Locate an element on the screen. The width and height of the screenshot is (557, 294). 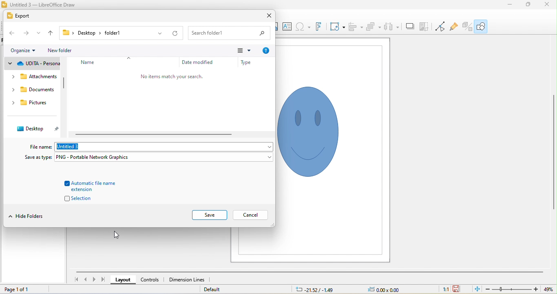
show gluepoint functions is located at coordinates (453, 28).